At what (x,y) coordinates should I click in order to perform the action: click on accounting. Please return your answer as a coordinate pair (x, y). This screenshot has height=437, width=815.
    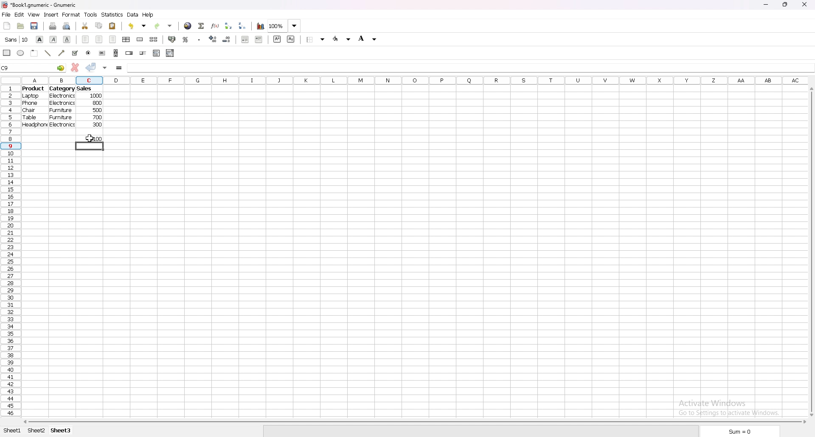
    Looking at the image, I should click on (172, 39).